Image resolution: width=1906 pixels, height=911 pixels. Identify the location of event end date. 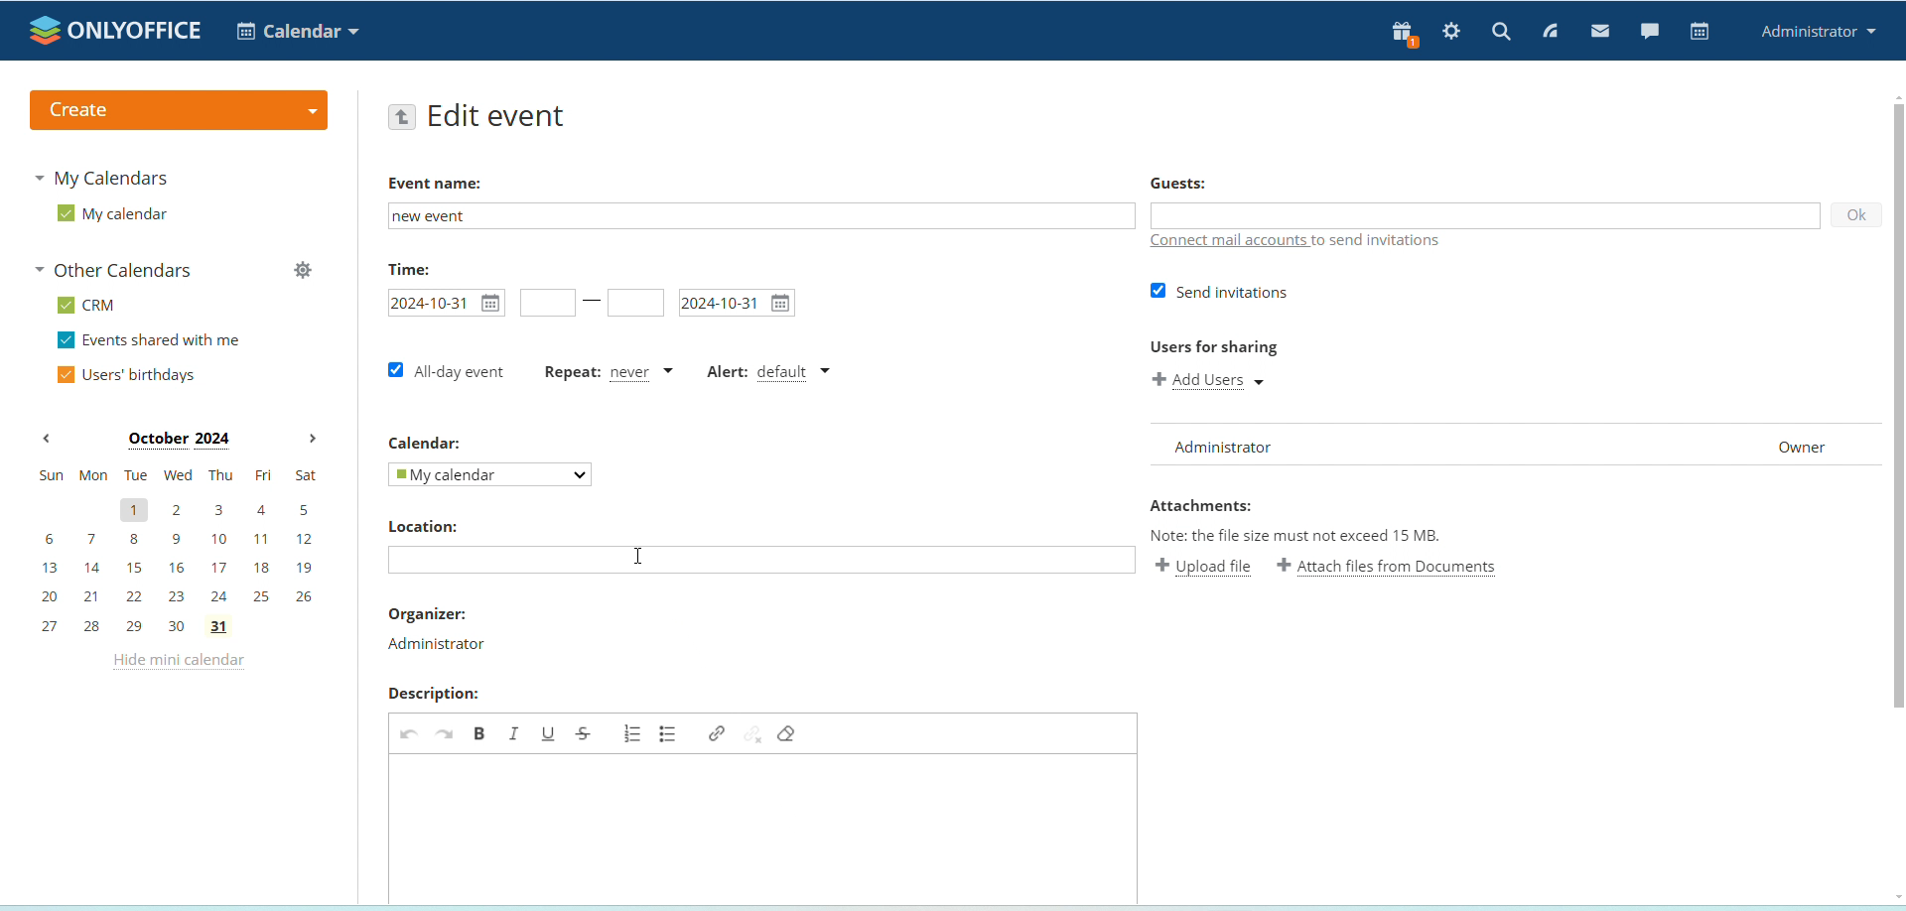
(736, 304).